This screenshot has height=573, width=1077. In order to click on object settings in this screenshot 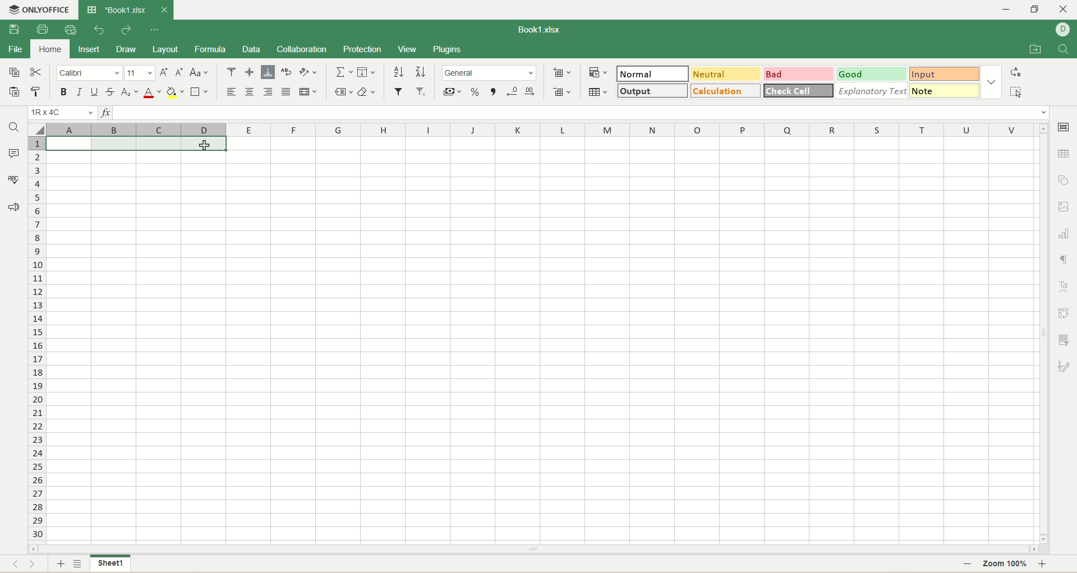, I will do `click(1064, 179)`.